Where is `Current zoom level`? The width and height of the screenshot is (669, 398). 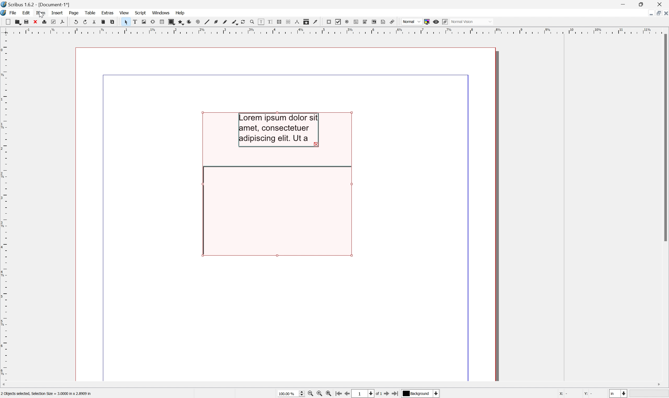 Current zoom level is located at coordinates (291, 394).